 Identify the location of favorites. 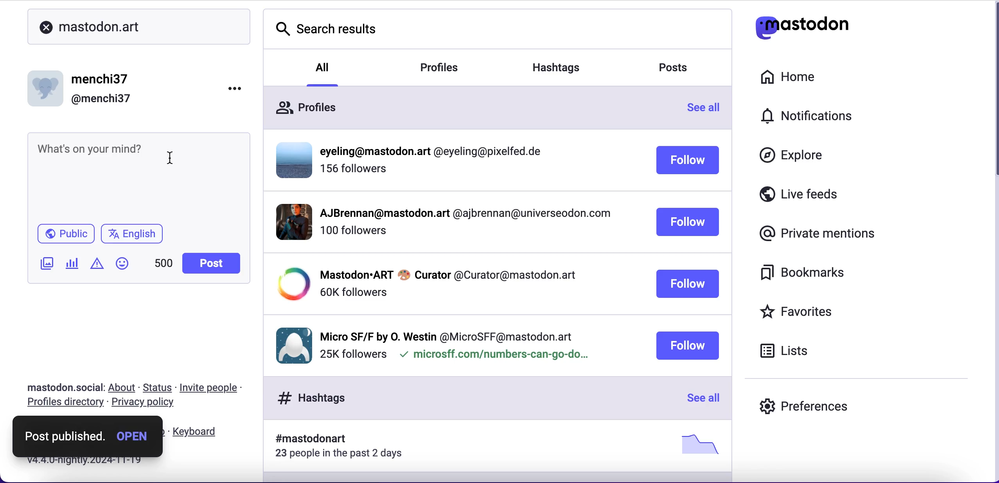
(817, 311).